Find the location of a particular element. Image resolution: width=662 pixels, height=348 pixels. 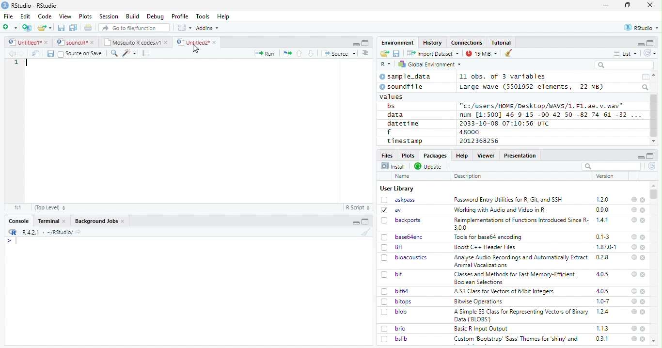

4.0.5 is located at coordinates (602, 274).